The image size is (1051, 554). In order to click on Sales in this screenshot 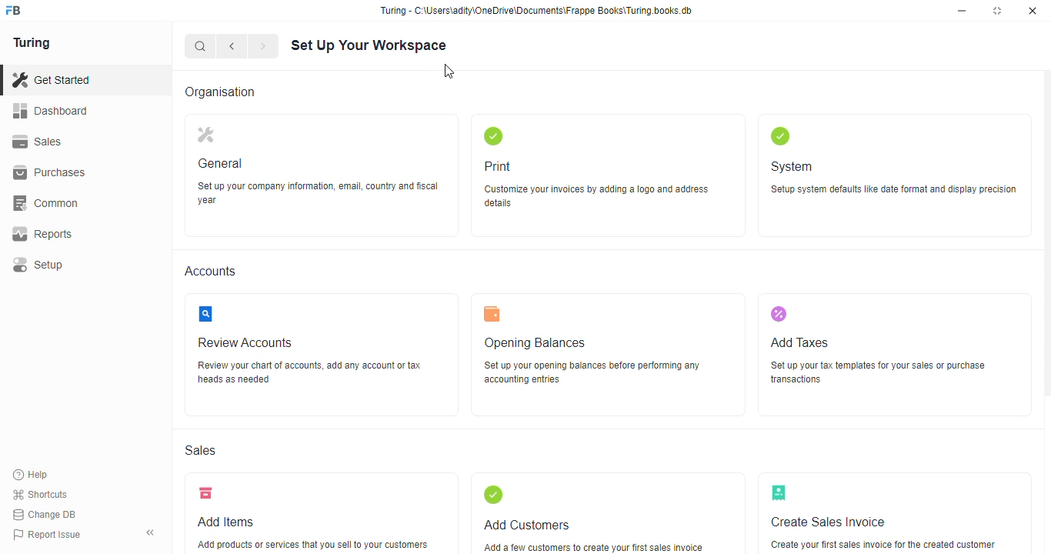, I will do `click(75, 140)`.